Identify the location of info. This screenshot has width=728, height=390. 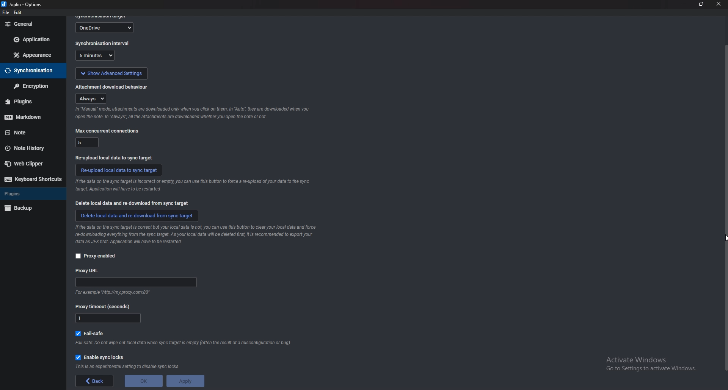
(191, 186).